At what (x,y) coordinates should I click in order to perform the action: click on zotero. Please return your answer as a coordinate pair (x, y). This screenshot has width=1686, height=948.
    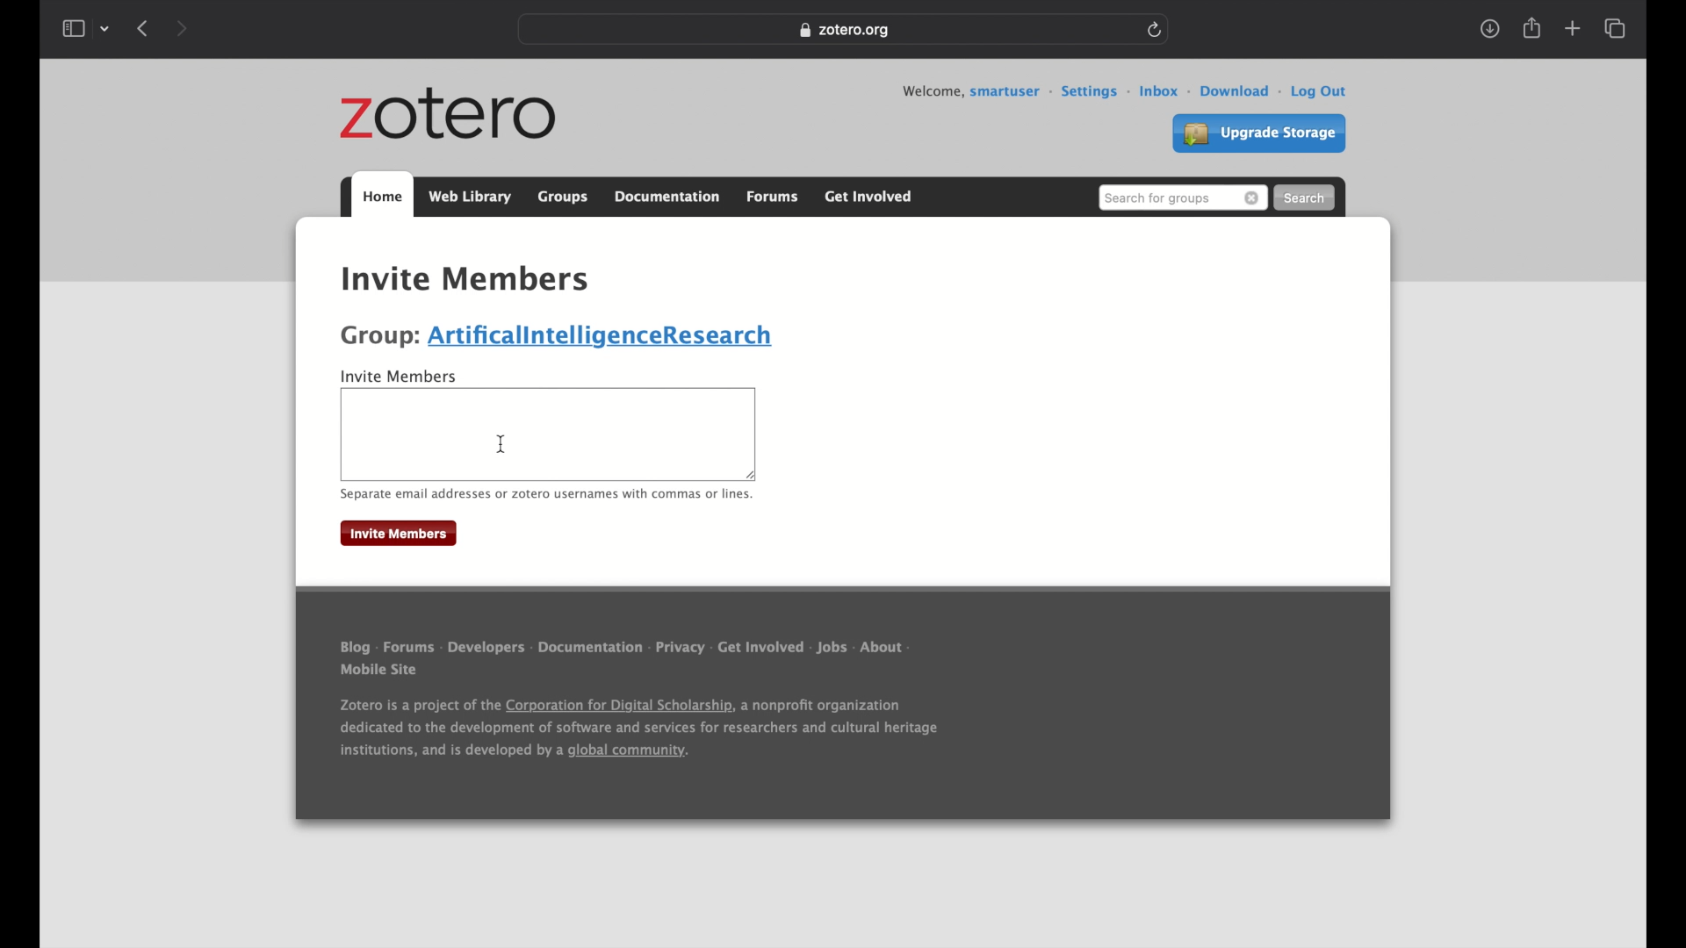
    Looking at the image, I should click on (448, 115).